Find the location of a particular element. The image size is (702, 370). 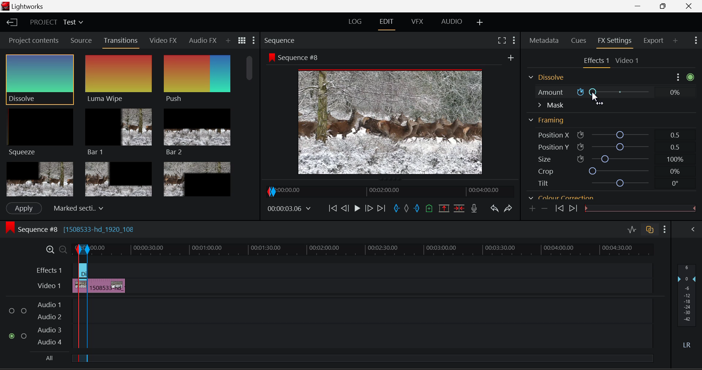

To start is located at coordinates (333, 209).